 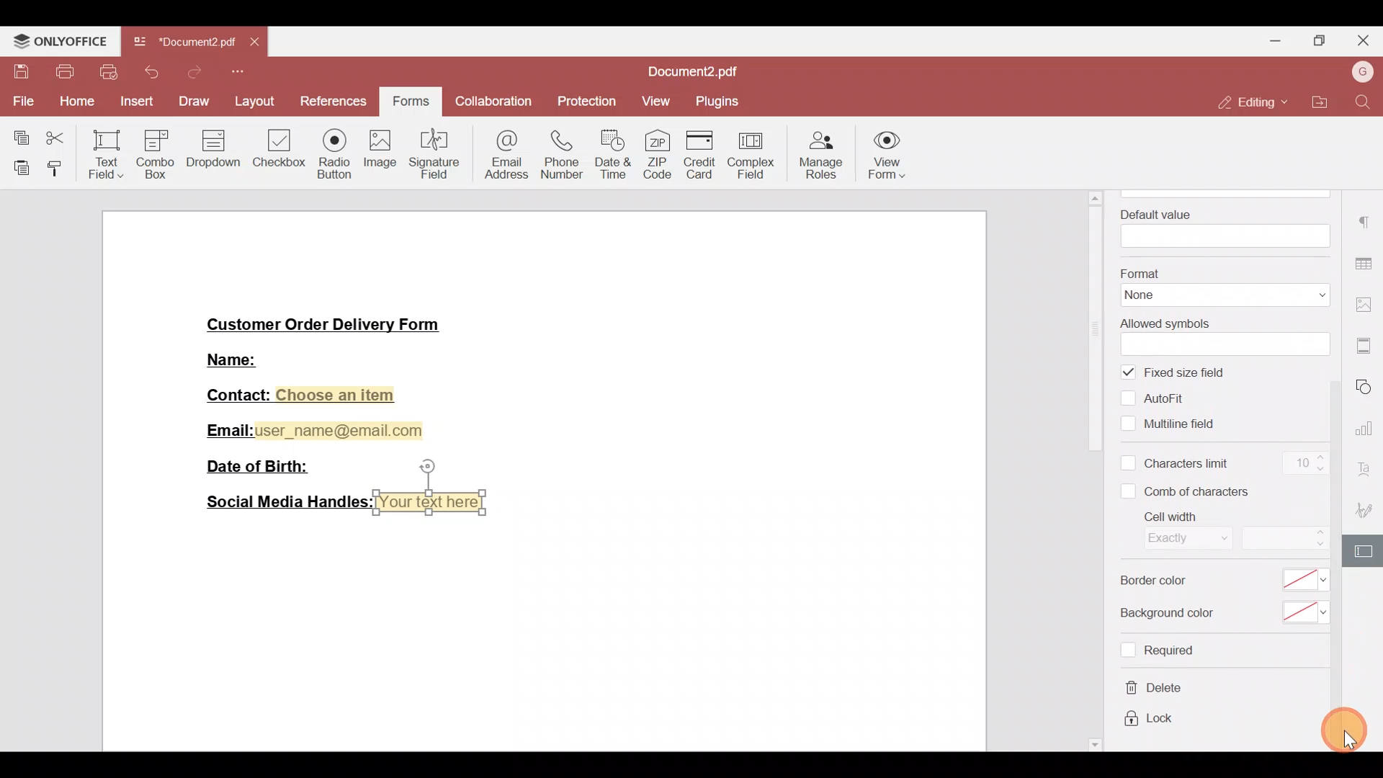 I want to click on Date & time, so click(x=612, y=153).